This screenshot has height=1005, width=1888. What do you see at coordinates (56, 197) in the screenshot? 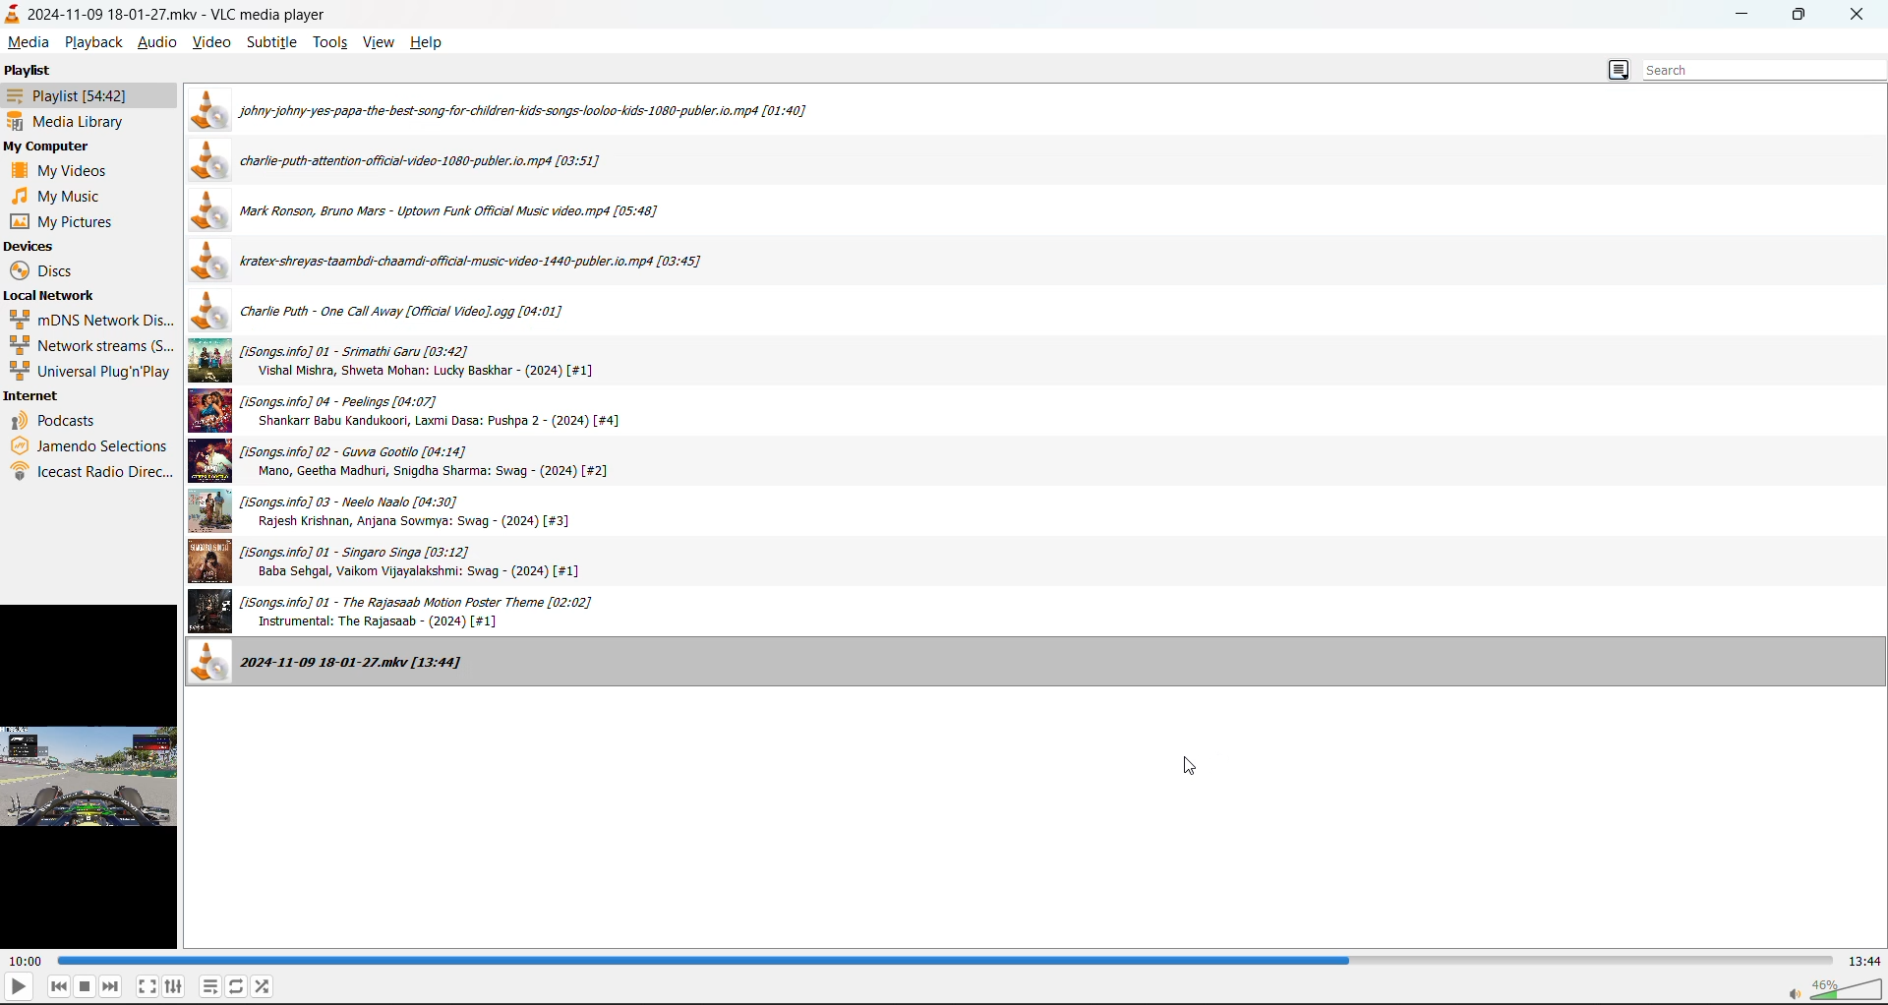
I see `music` at bounding box center [56, 197].